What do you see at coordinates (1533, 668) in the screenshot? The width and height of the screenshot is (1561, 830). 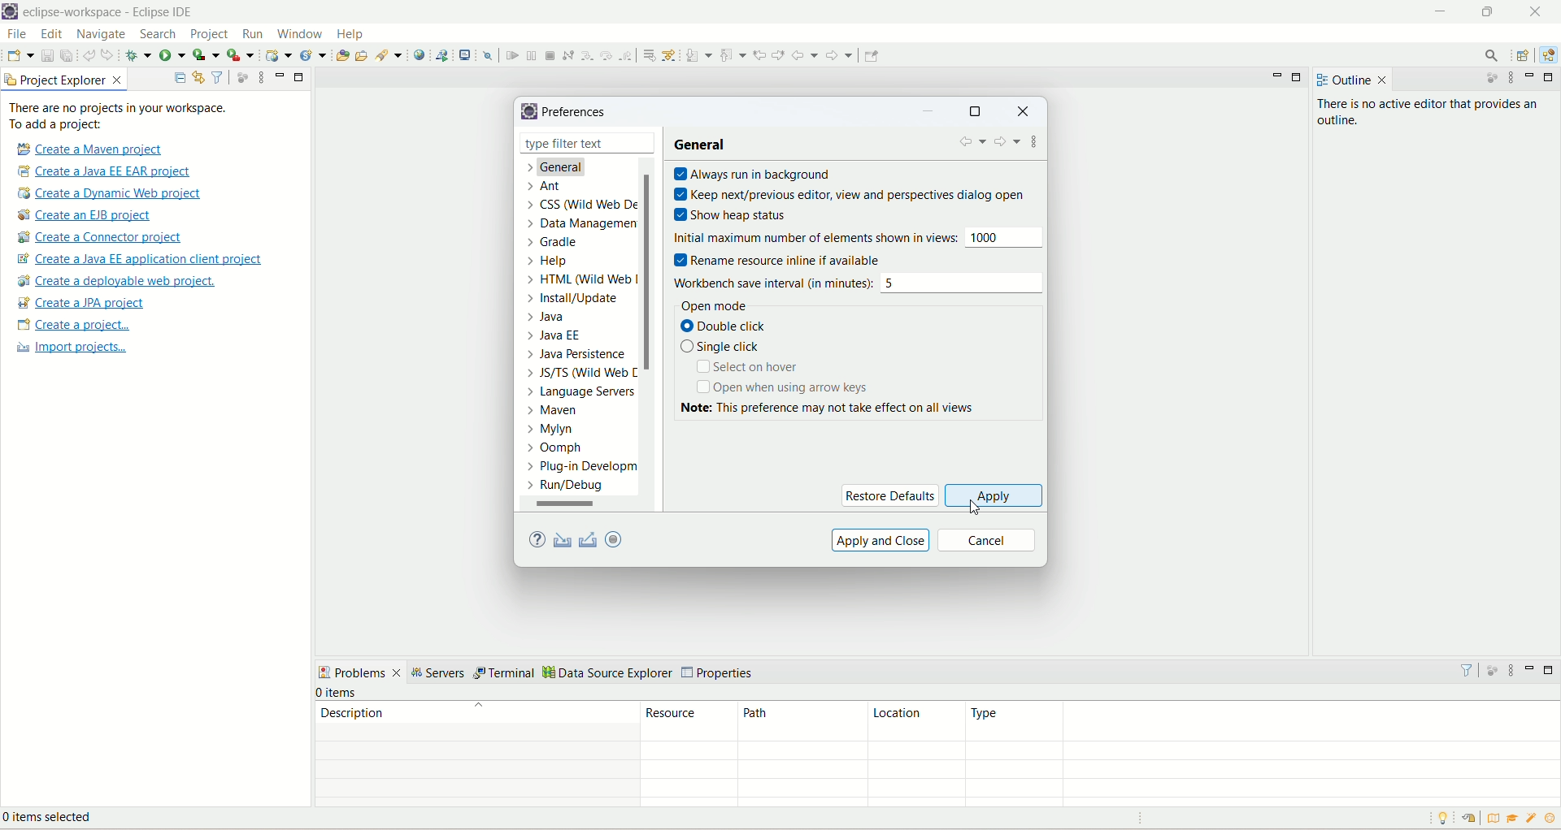 I see `minimize` at bounding box center [1533, 668].